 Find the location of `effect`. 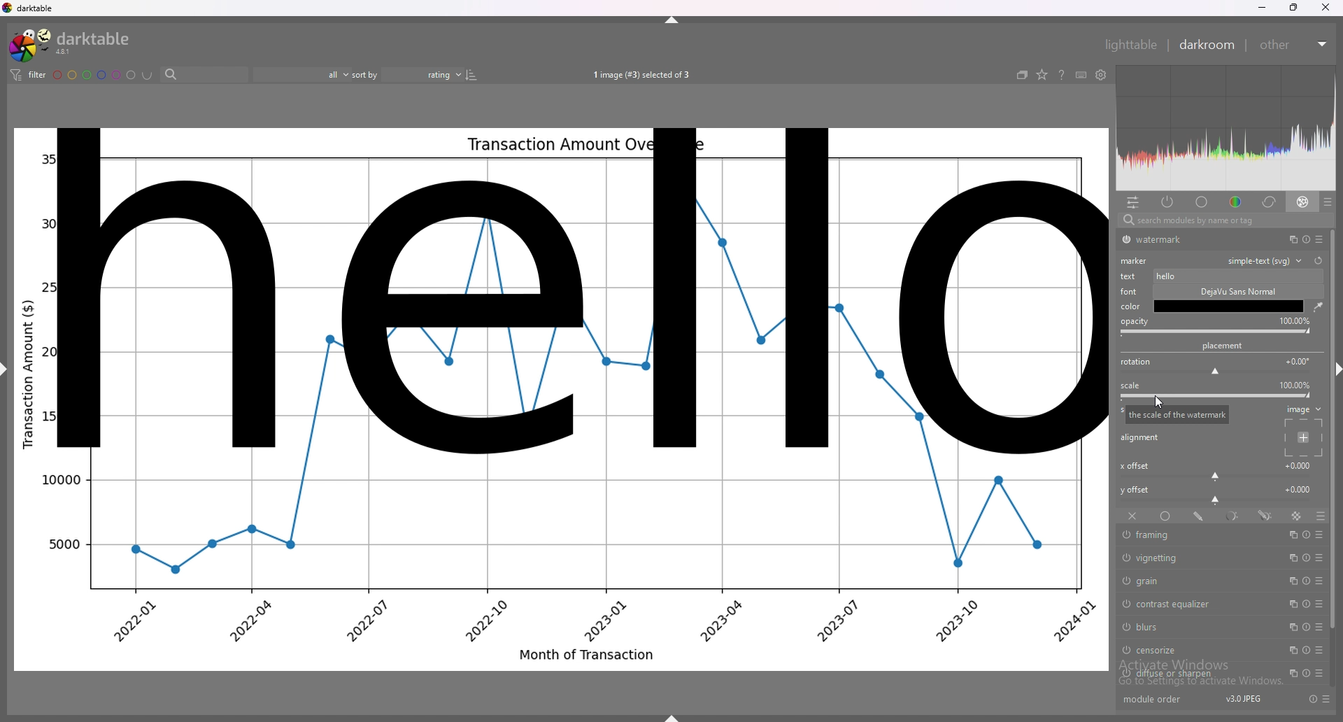

effect is located at coordinates (1303, 202).